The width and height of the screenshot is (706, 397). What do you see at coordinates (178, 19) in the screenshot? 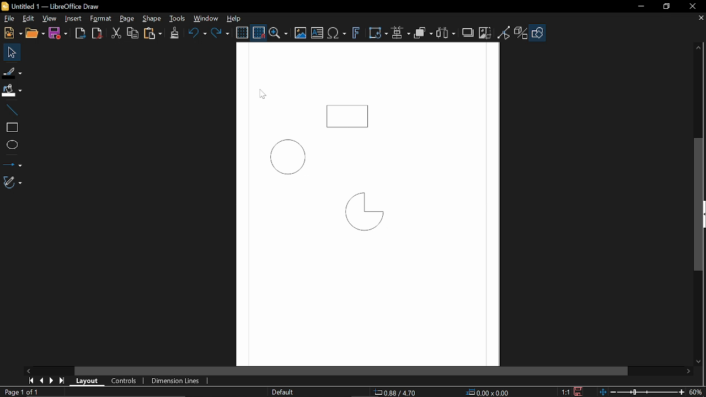
I see `Tools` at bounding box center [178, 19].